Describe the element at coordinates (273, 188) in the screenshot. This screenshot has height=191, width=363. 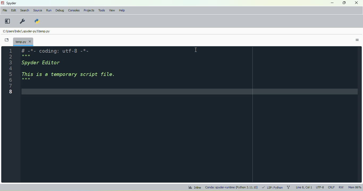
I see `LSP: python` at that location.